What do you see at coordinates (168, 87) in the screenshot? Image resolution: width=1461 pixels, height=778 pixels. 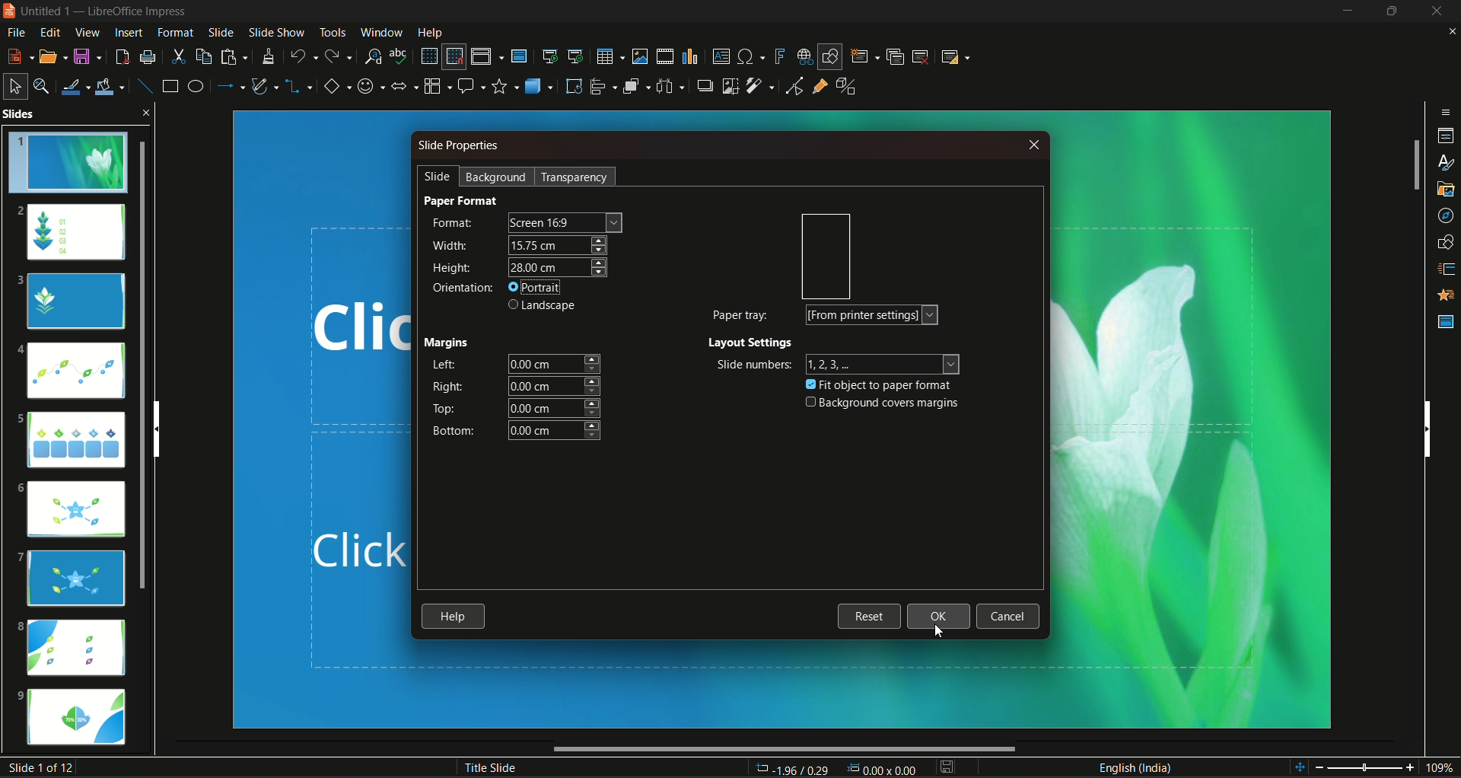 I see `rectangle` at bounding box center [168, 87].